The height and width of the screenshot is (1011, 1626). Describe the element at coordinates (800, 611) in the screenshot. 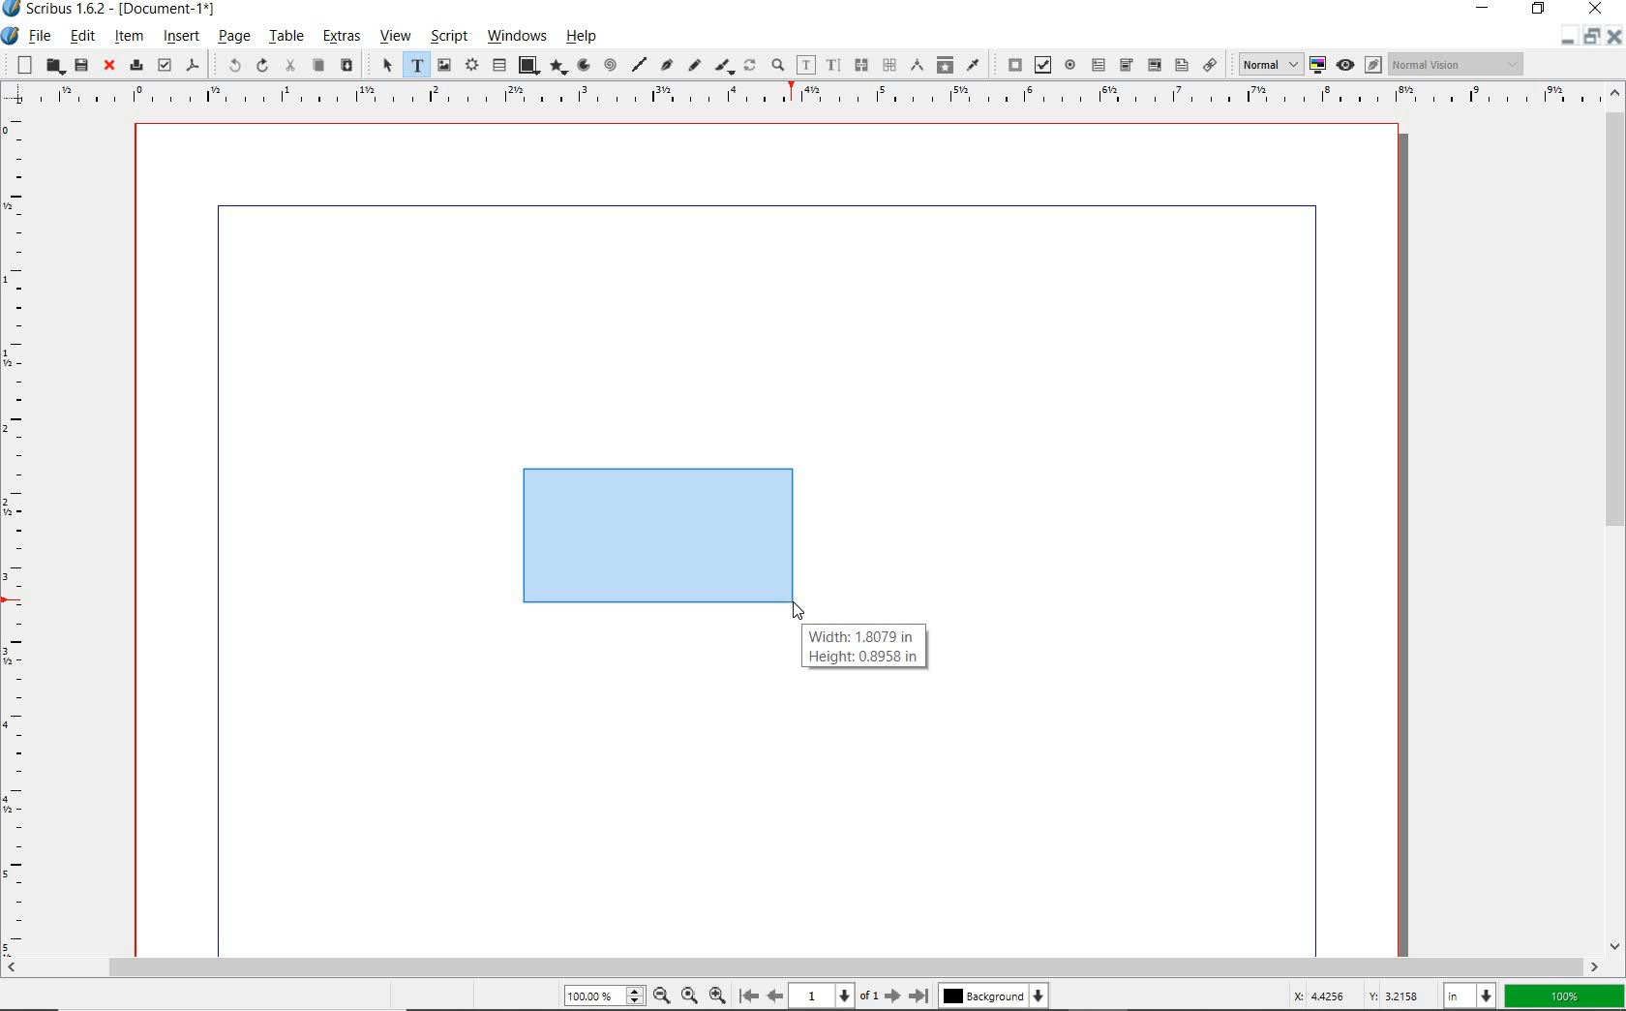

I see `MOUSE_UP Cursor Position` at that location.